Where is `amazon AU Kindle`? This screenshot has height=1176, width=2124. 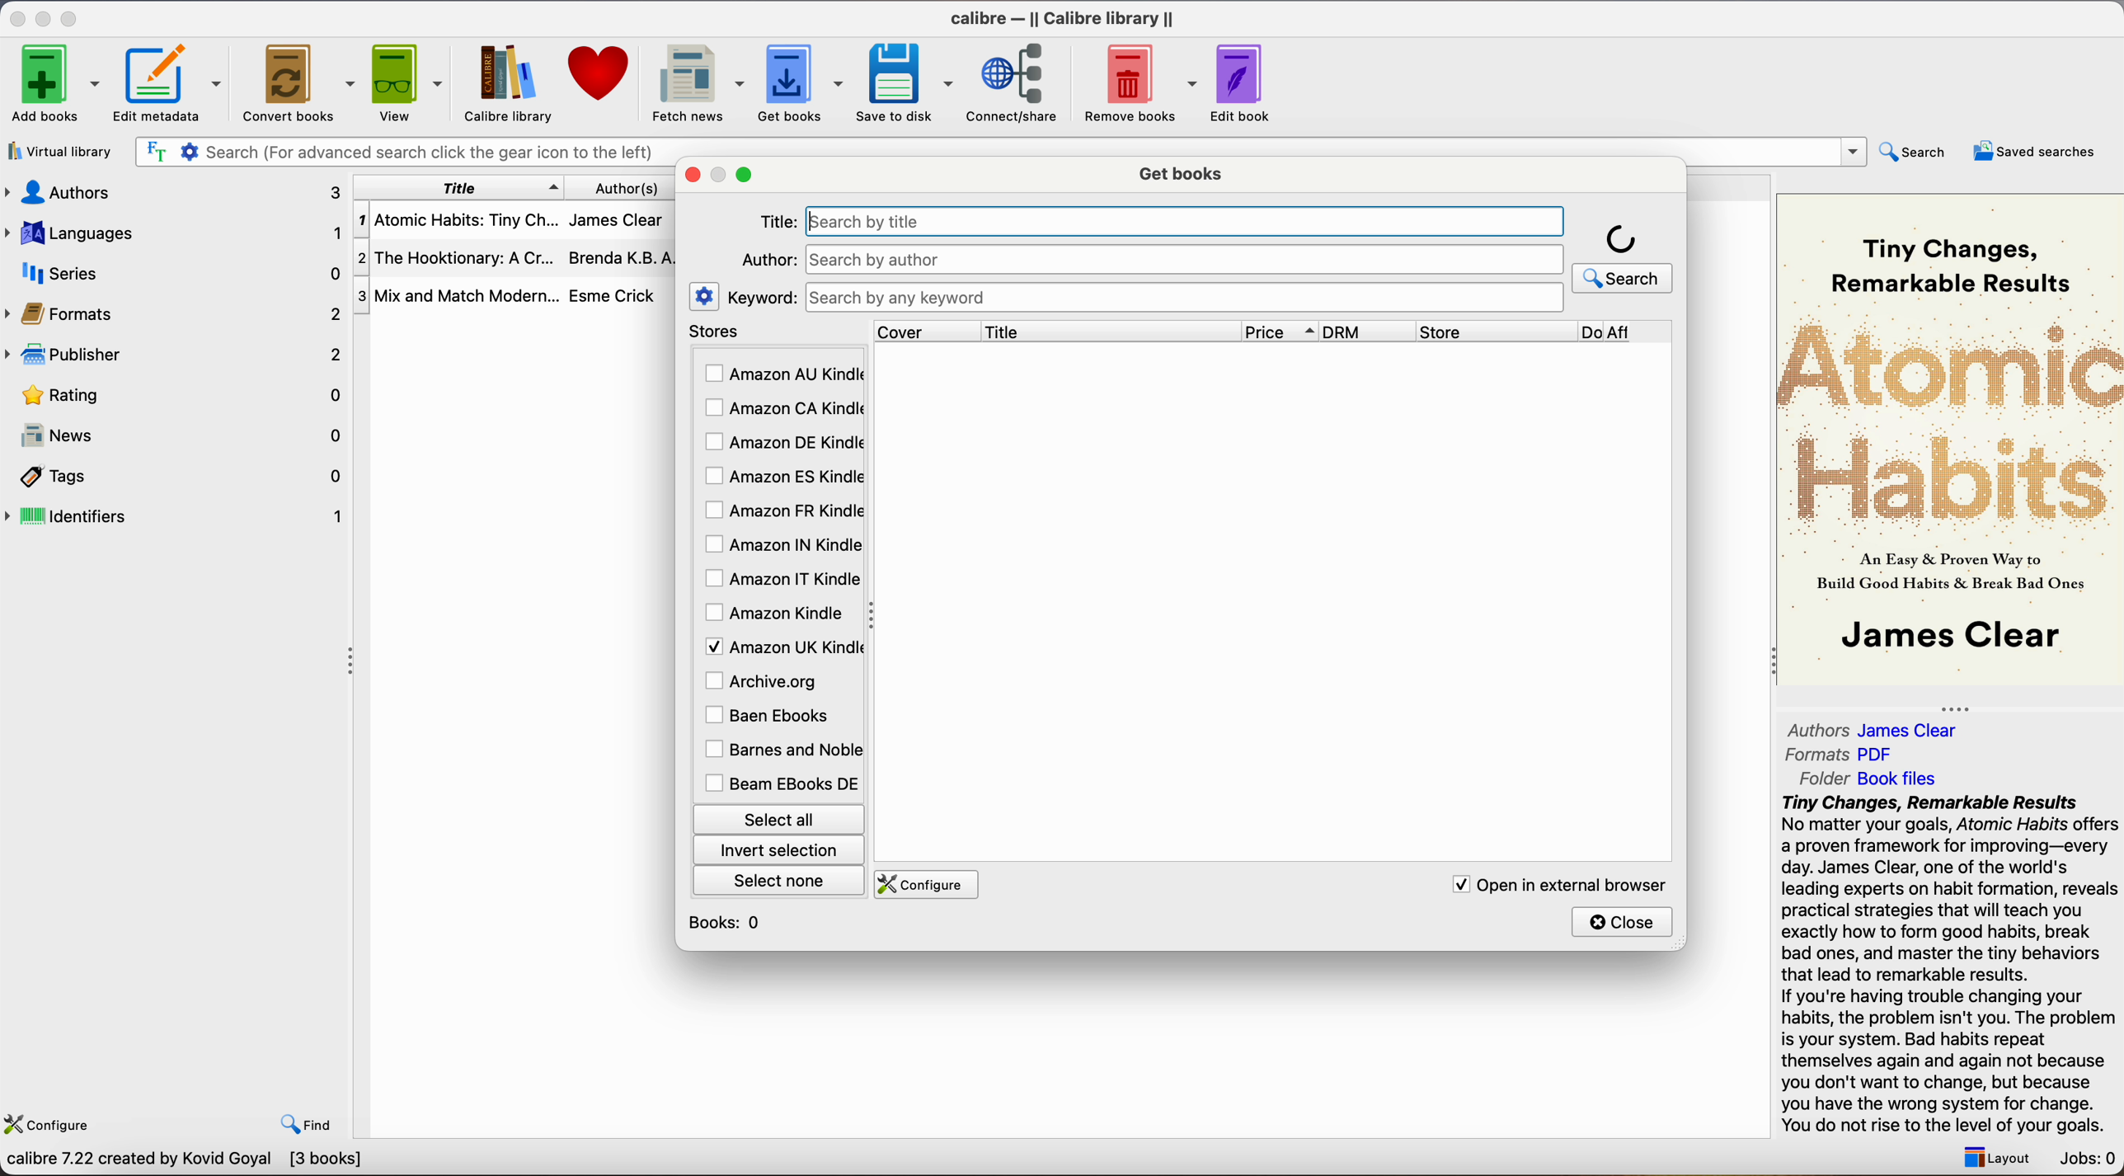 amazon AU Kindle is located at coordinates (783, 374).